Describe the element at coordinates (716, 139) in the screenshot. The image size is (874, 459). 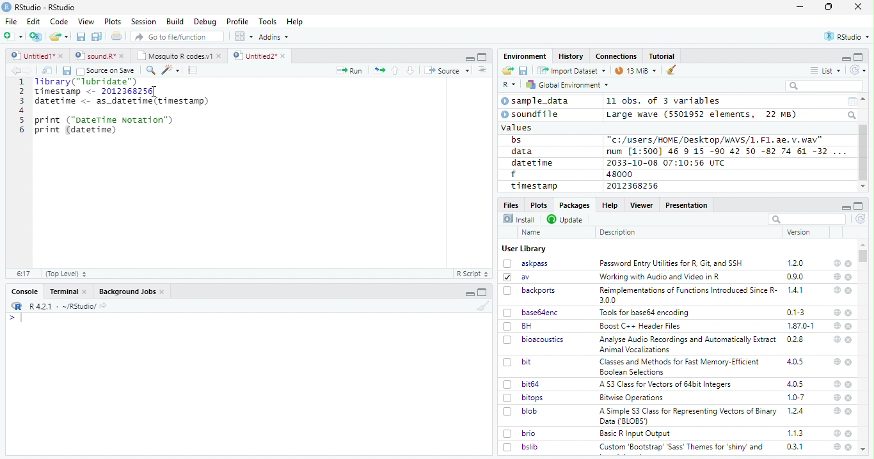
I see `"c:/users/HOME /Desktop/wWAVS/1.F1, ae. v.wav"` at that location.